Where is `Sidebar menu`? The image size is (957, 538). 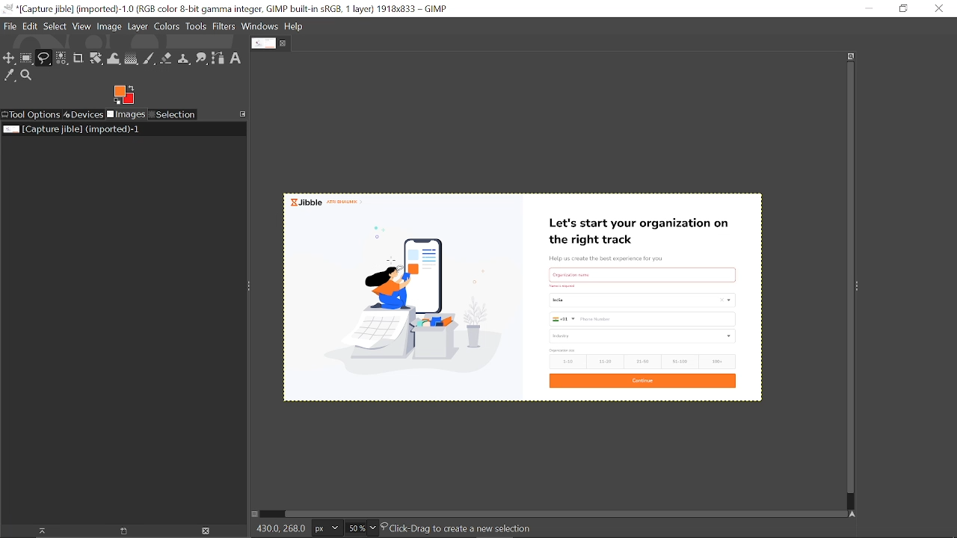
Sidebar menu is located at coordinates (861, 285).